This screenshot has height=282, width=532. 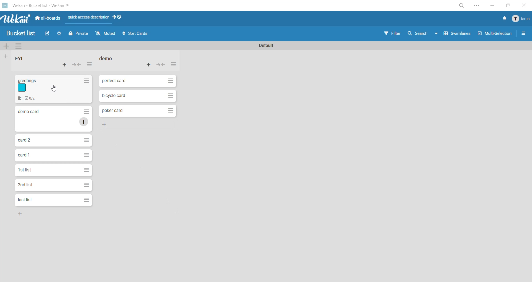 I want to click on Bucket list, so click(x=21, y=33).